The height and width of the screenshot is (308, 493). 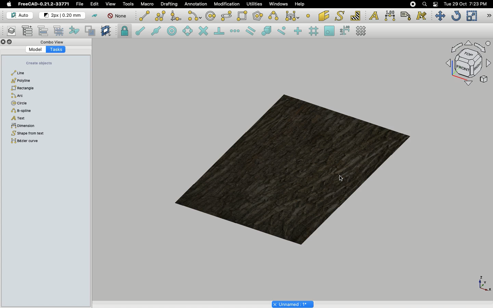 What do you see at coordinates (20, 102) in the screenshot?
I see `Circle` at bounding box center [20, 102].